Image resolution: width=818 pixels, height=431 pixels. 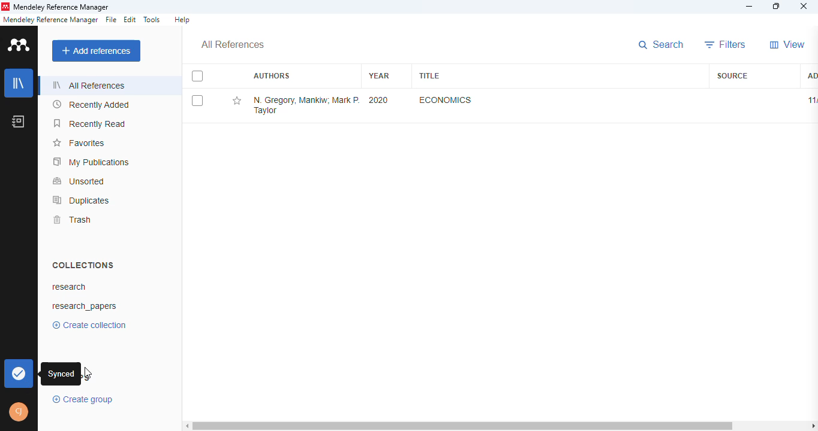 I want to click on unsorted, so click(x=80, y=181).